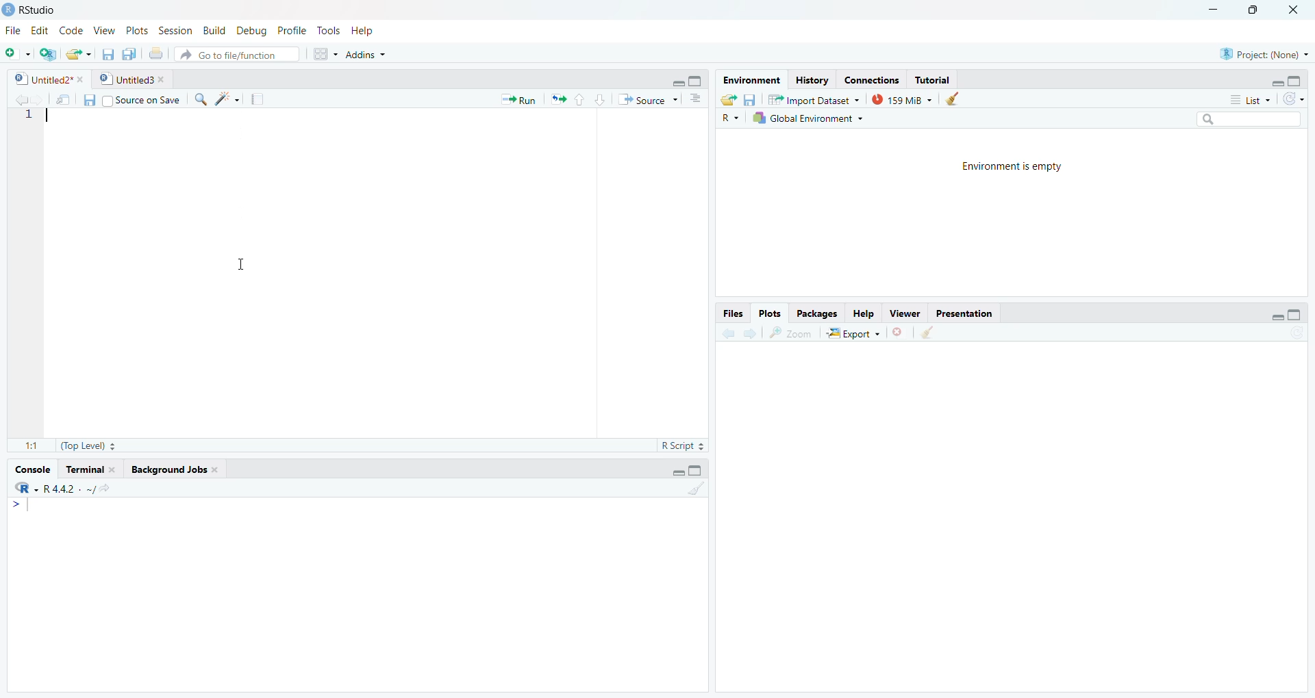 The height and width of the screenshot is (698, 1315). What do you see at coordinates (697, 81) in the screenshot?
I see `Maximize` at bounding box center [697, 81].